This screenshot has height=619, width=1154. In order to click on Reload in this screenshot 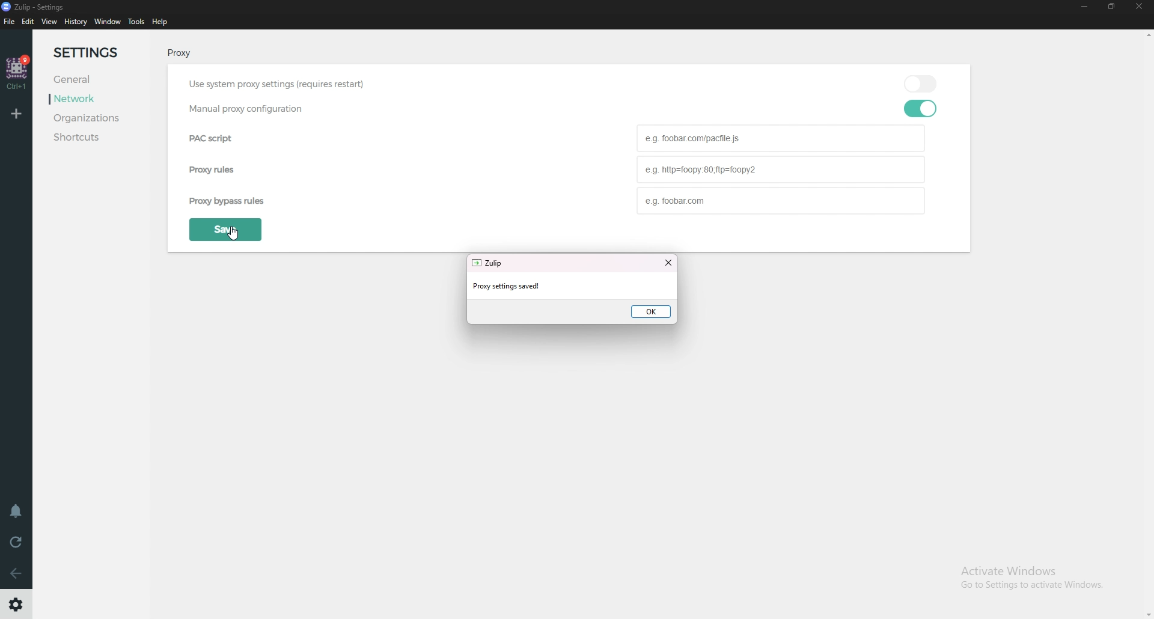, I will do `click(15, 541)`.